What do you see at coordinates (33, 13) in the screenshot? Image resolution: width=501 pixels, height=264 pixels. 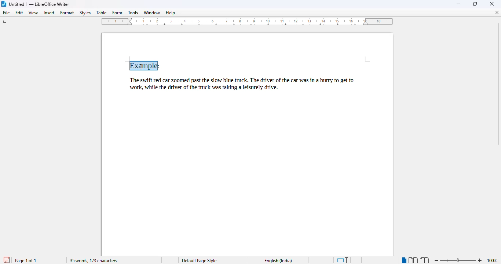 I see `view` at bounding box center [33, 13].